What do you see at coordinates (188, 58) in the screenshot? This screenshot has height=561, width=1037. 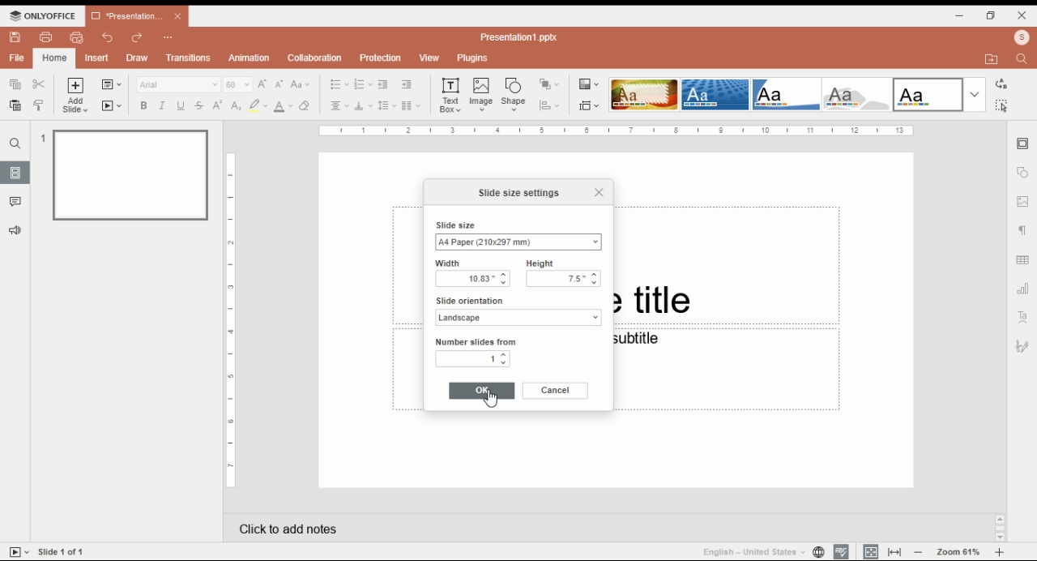 I see `transitions` at bounding box center [188, 58].